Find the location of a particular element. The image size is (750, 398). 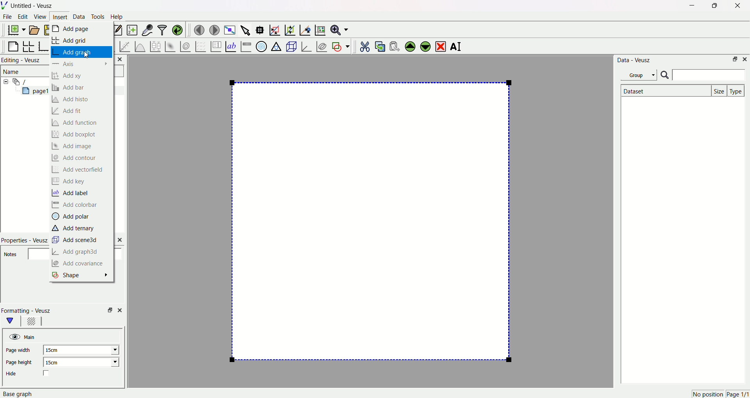

text label is located at coordinates (230, 46).